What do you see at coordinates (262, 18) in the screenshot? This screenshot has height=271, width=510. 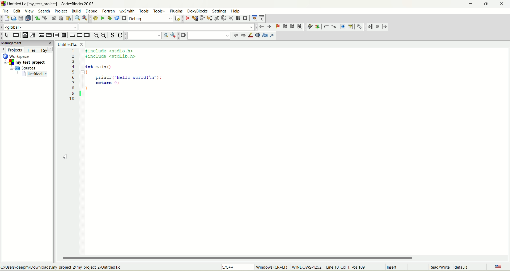 I see `various info` at bounding box center [262, 18].